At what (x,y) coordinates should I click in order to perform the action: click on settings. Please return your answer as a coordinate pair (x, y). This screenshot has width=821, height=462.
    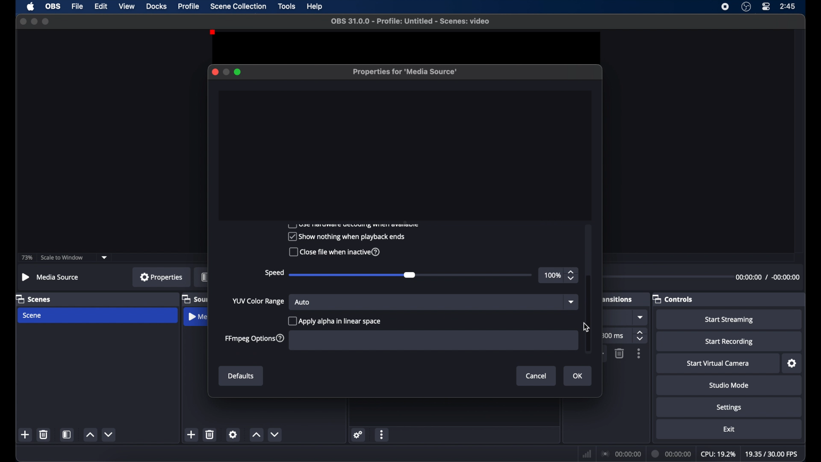
    Looking at the image, I should click on (729, 407).